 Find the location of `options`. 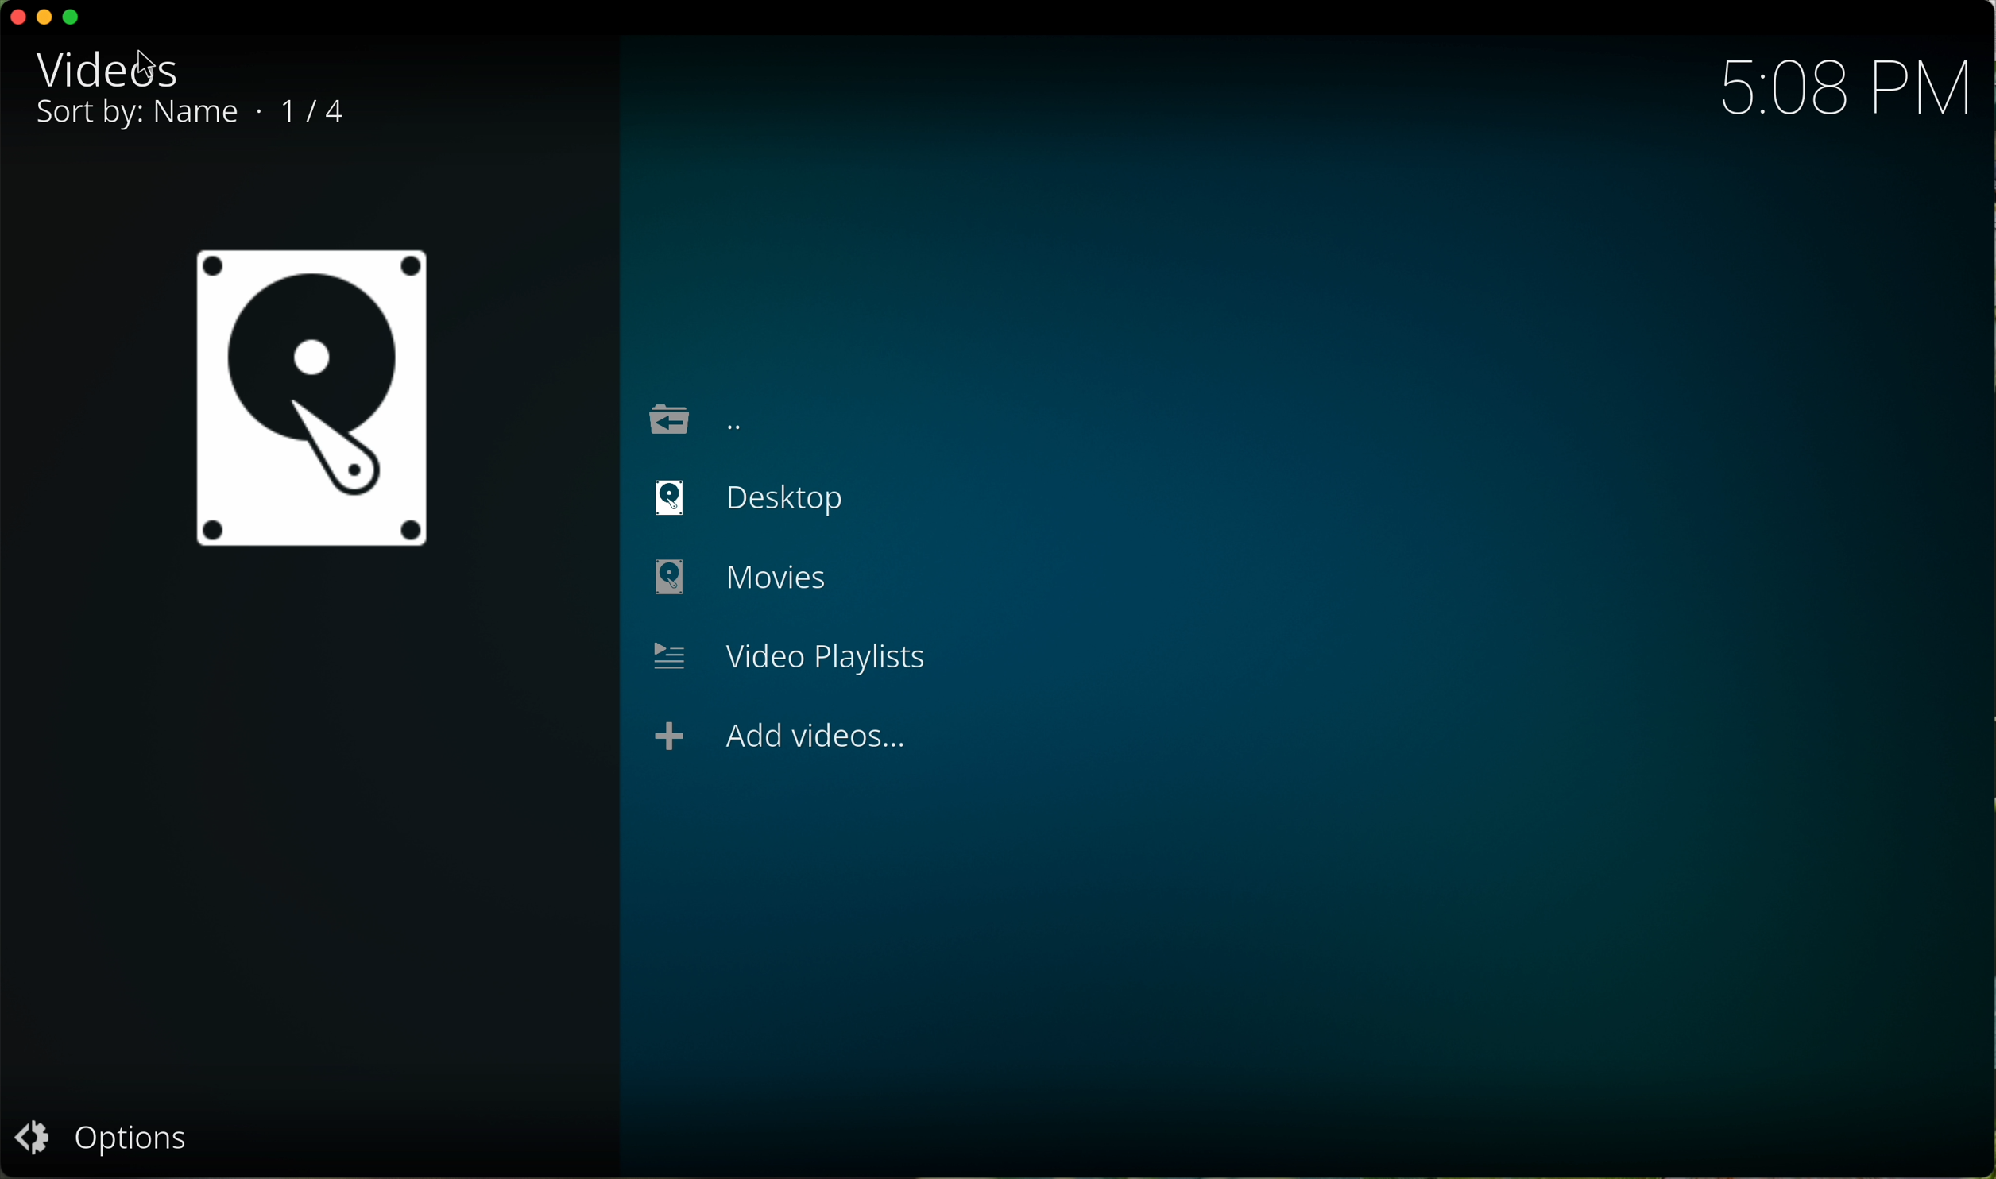

options is located at coordinates (106, 1136).